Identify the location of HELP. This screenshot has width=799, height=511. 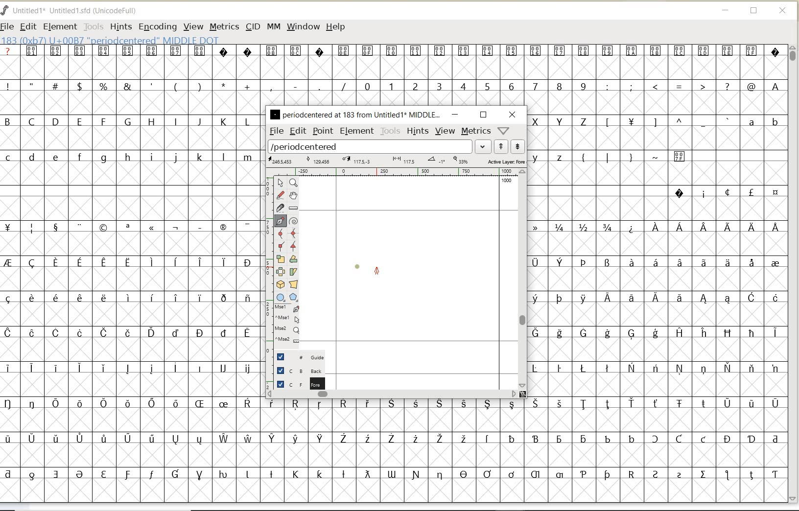
(335, 26).